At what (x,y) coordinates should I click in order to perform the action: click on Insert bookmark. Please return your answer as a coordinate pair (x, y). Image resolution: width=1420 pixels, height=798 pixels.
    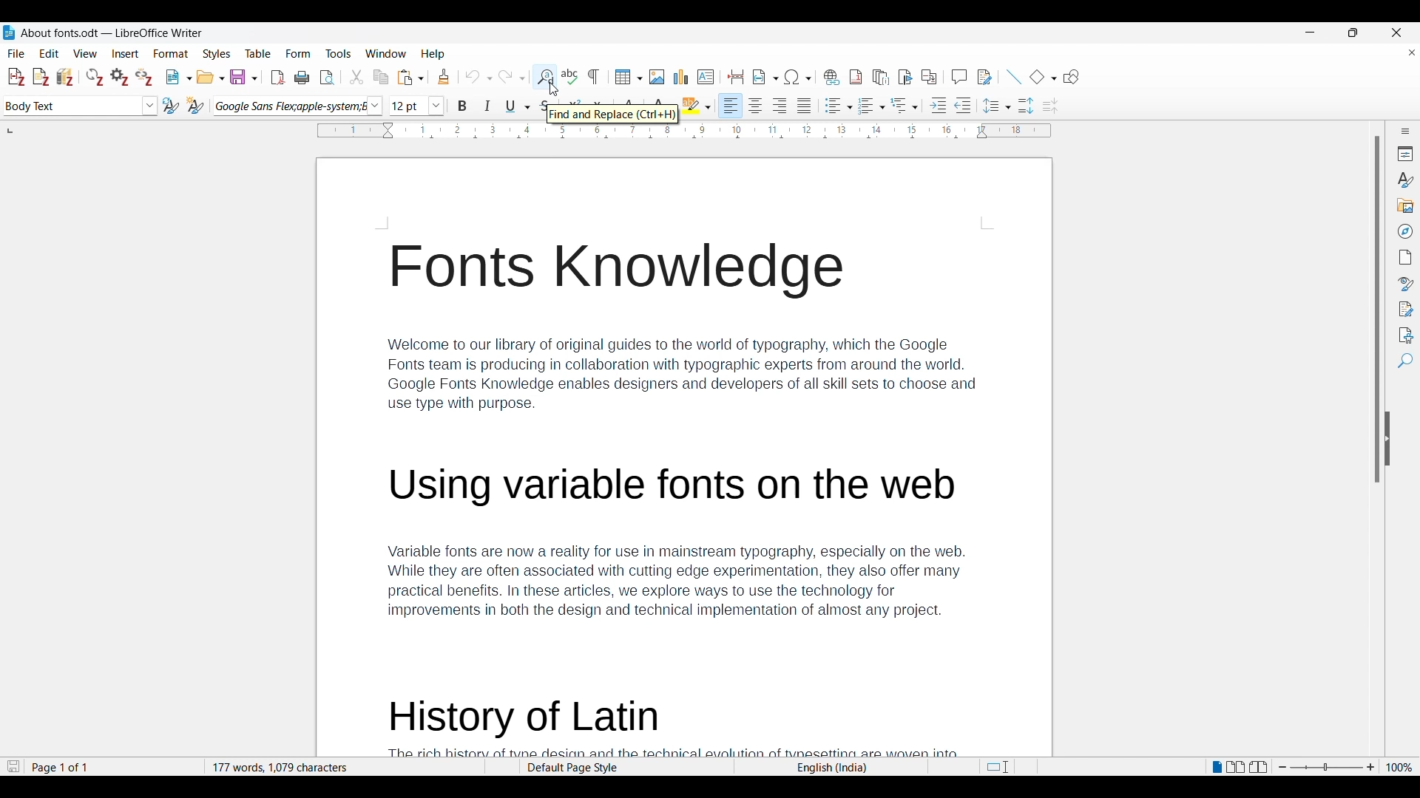
    Looking at the image, I should click on (905, 76).